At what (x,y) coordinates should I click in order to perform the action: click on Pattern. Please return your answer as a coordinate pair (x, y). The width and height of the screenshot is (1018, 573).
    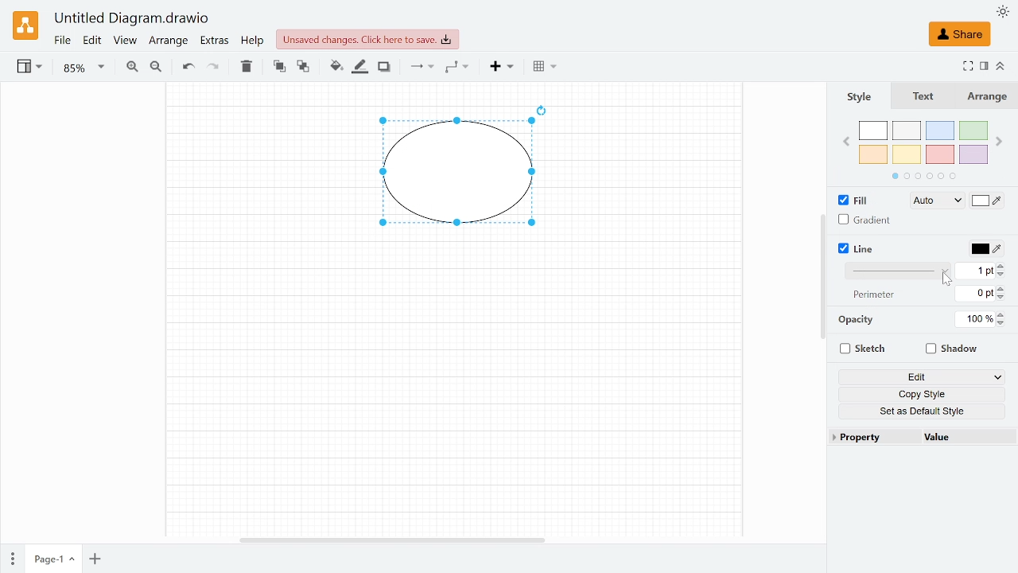
    Looking at the image, I should click on (897, 271).